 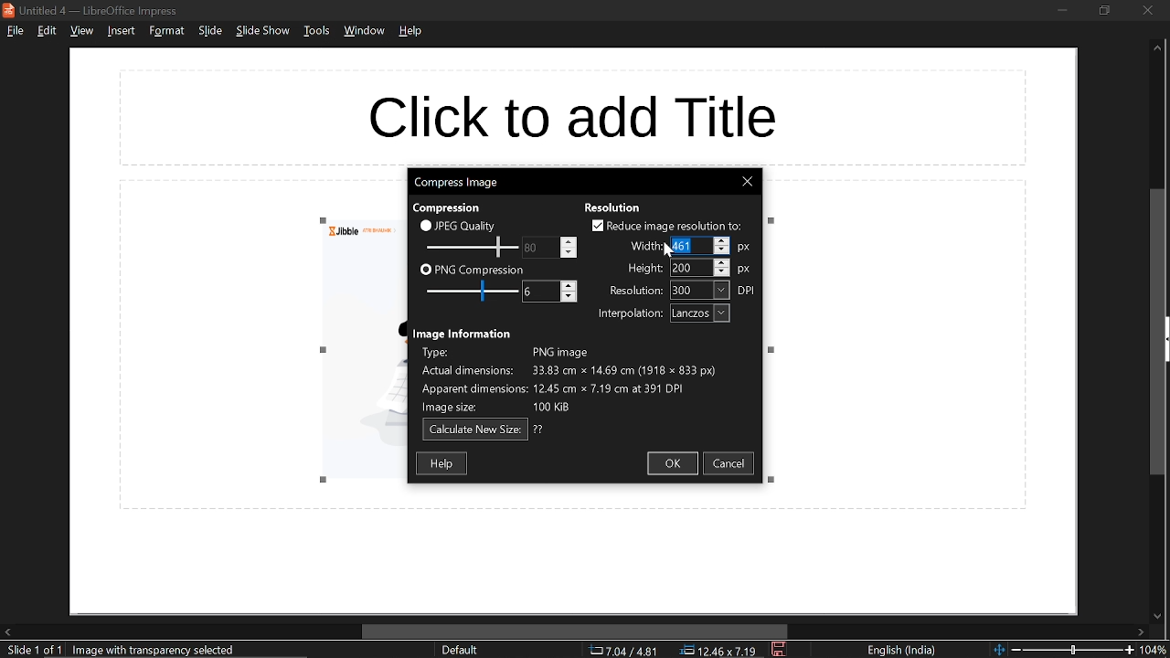 I want to click on change zoom, so click(x=1062, y=651).